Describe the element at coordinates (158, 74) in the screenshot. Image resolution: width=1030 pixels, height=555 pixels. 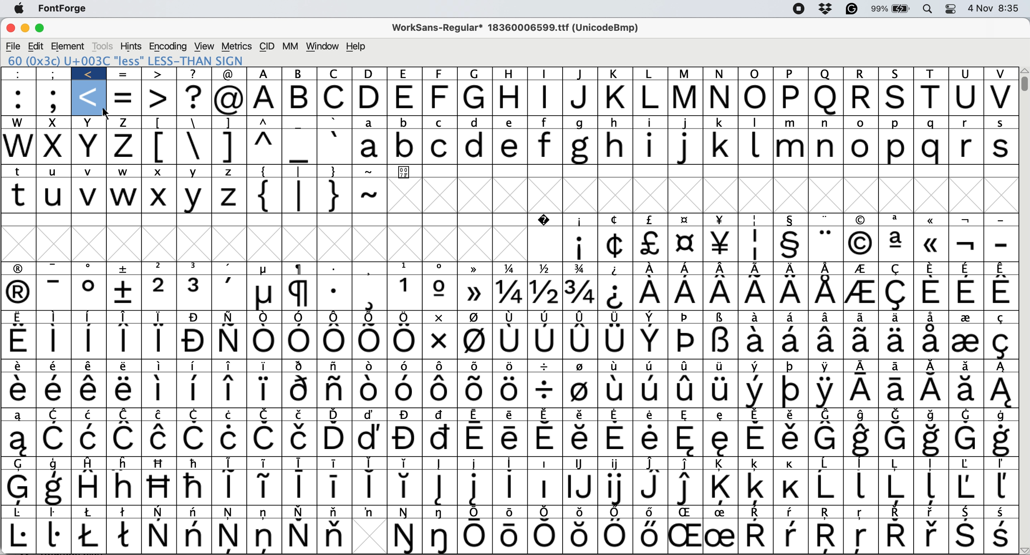
I see `>` at that location.